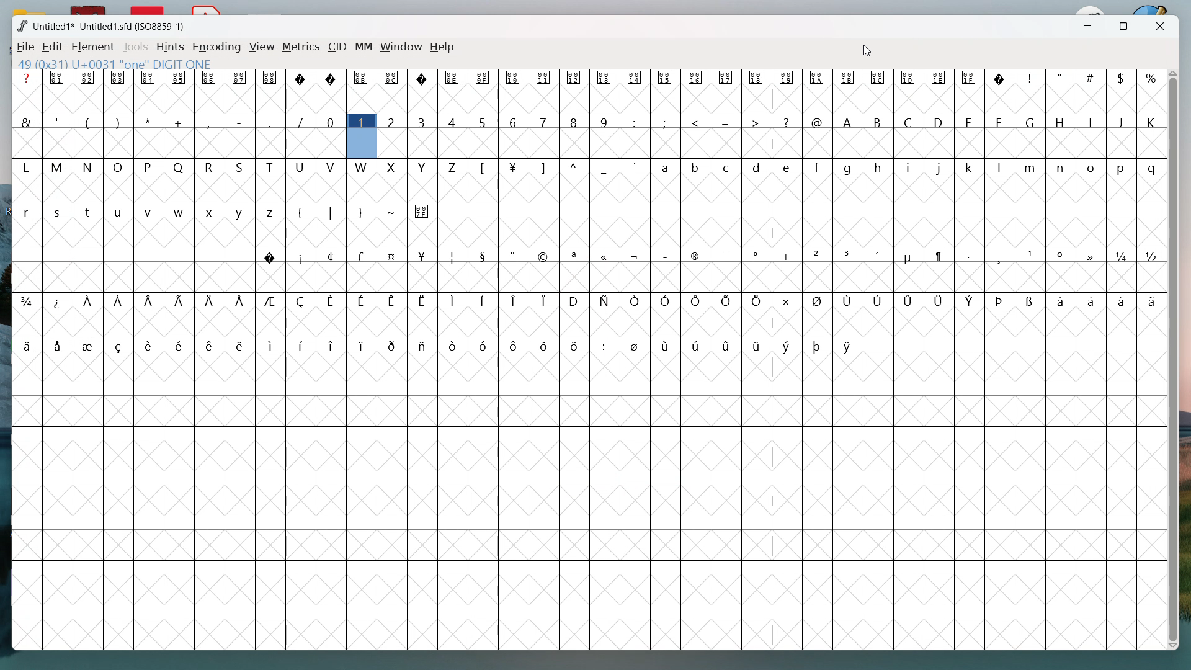 This screenshot has width=1191, height=670. I want to click on D, so click(940, 122).